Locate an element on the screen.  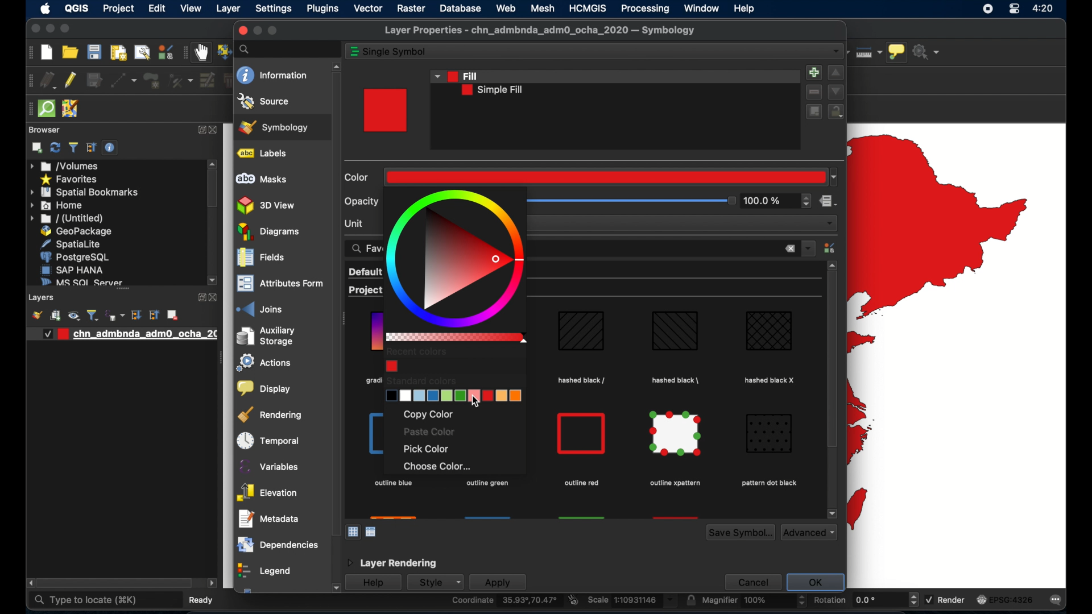
browser is located at coordinates (44, 130).